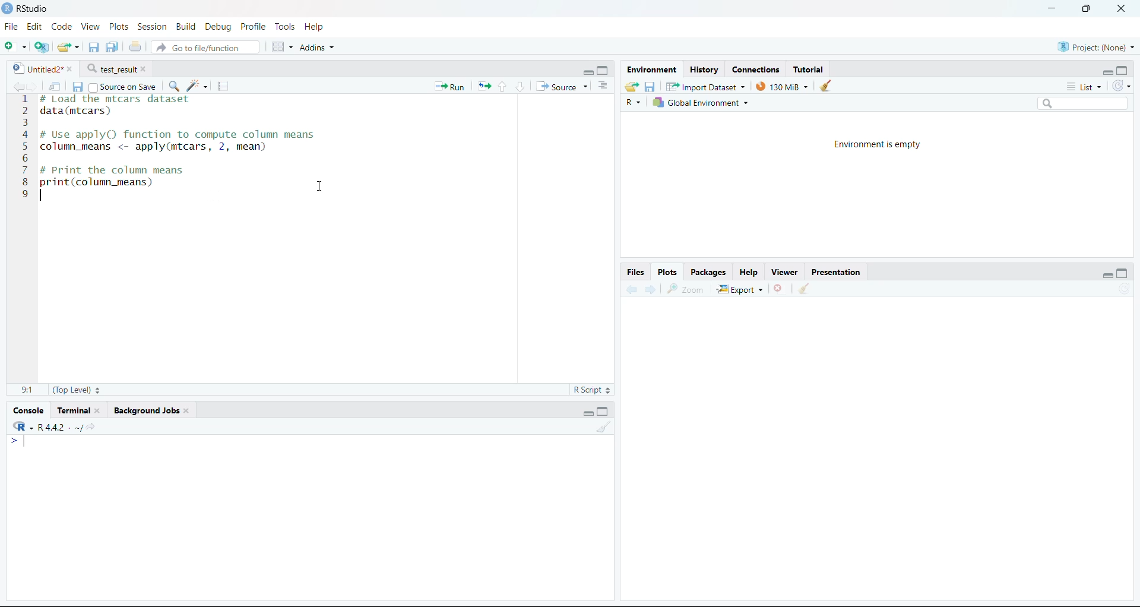  I want to click on Open an existing file (Ctrl + O), so click(69, 46).